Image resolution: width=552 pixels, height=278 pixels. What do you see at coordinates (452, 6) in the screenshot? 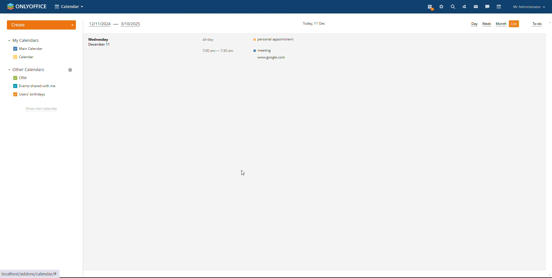
I see `search` at bounding box center [452, 6].